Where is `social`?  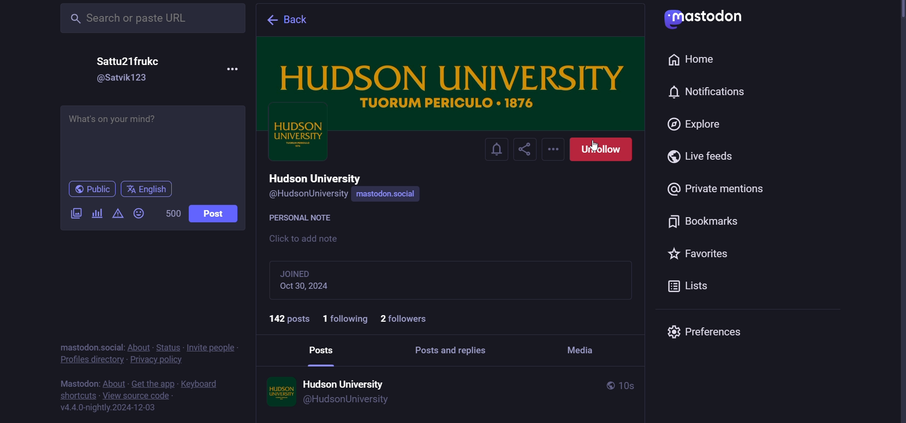
social is located at coordinates (112, 347).